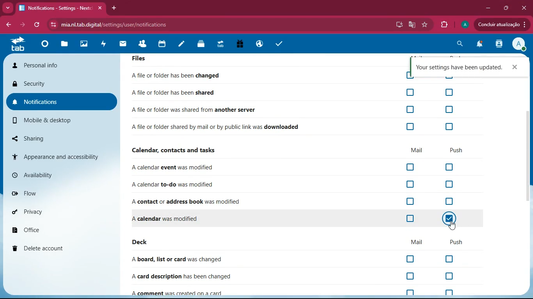 This screenshot has height=299, width=533. What do you see at coordinates (126, 45) in the screenshot?
I see `mail` at bounding box center [126, 45].